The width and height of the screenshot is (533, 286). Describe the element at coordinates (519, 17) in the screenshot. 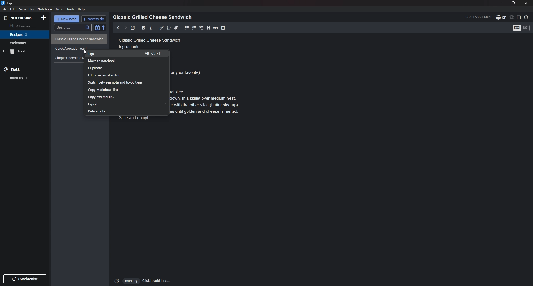

I see `toggle editor layout` at that location.